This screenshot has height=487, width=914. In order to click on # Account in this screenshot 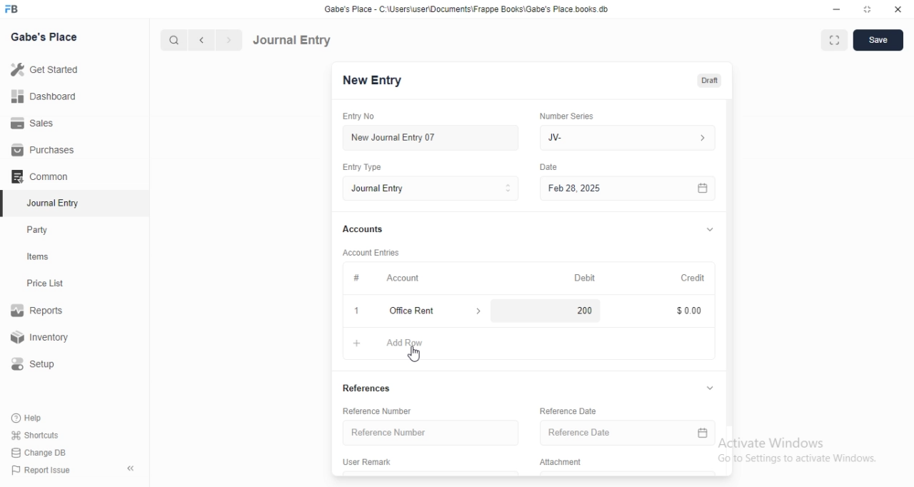, I will do `click(384, 278)`.